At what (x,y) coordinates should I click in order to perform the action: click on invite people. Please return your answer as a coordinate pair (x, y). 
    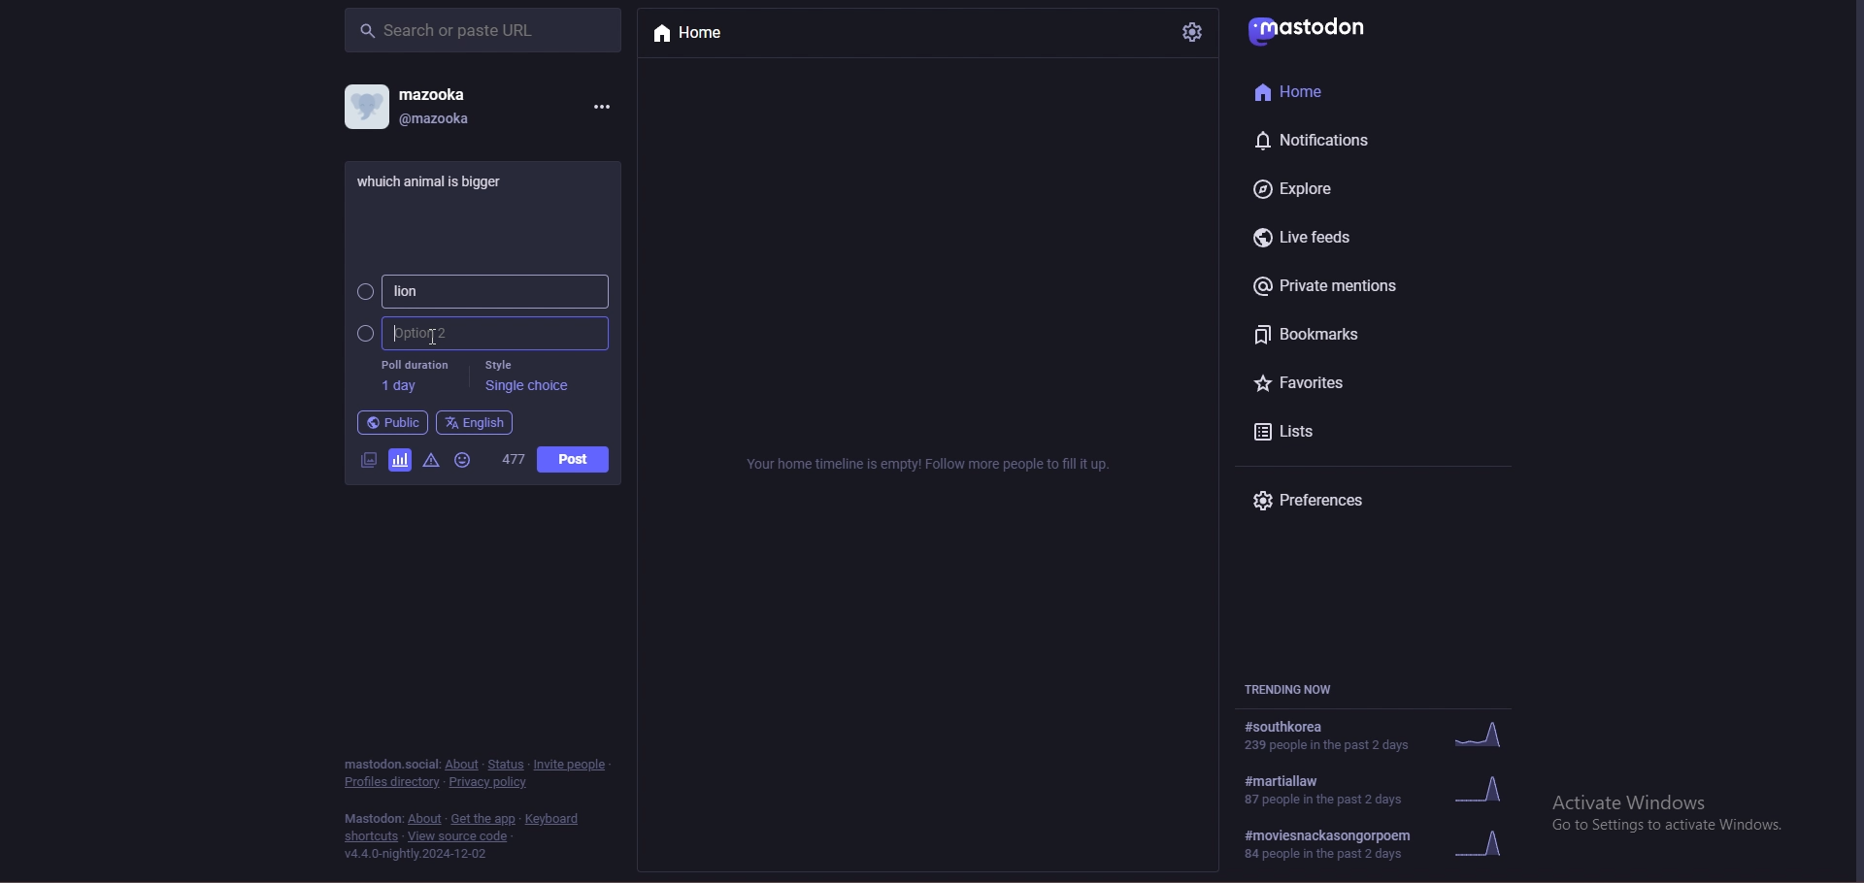
    Looking at the image, I should click on (573, 763).